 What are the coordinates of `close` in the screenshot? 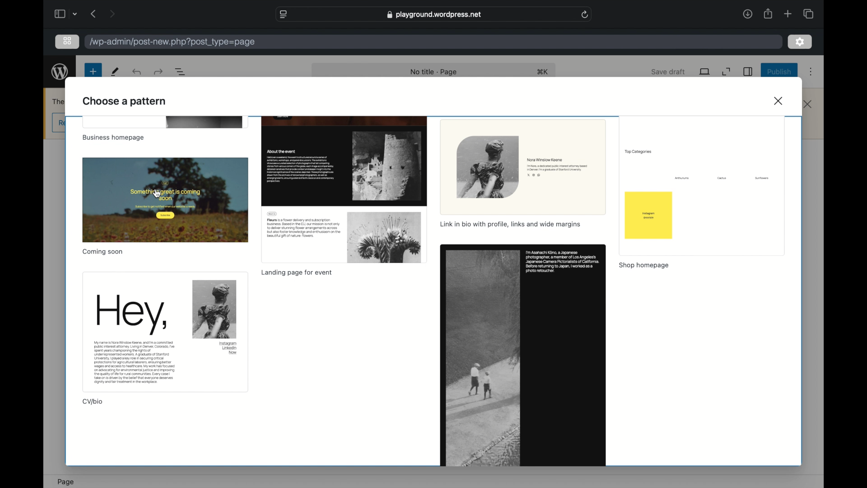 It's located at (808, 104).